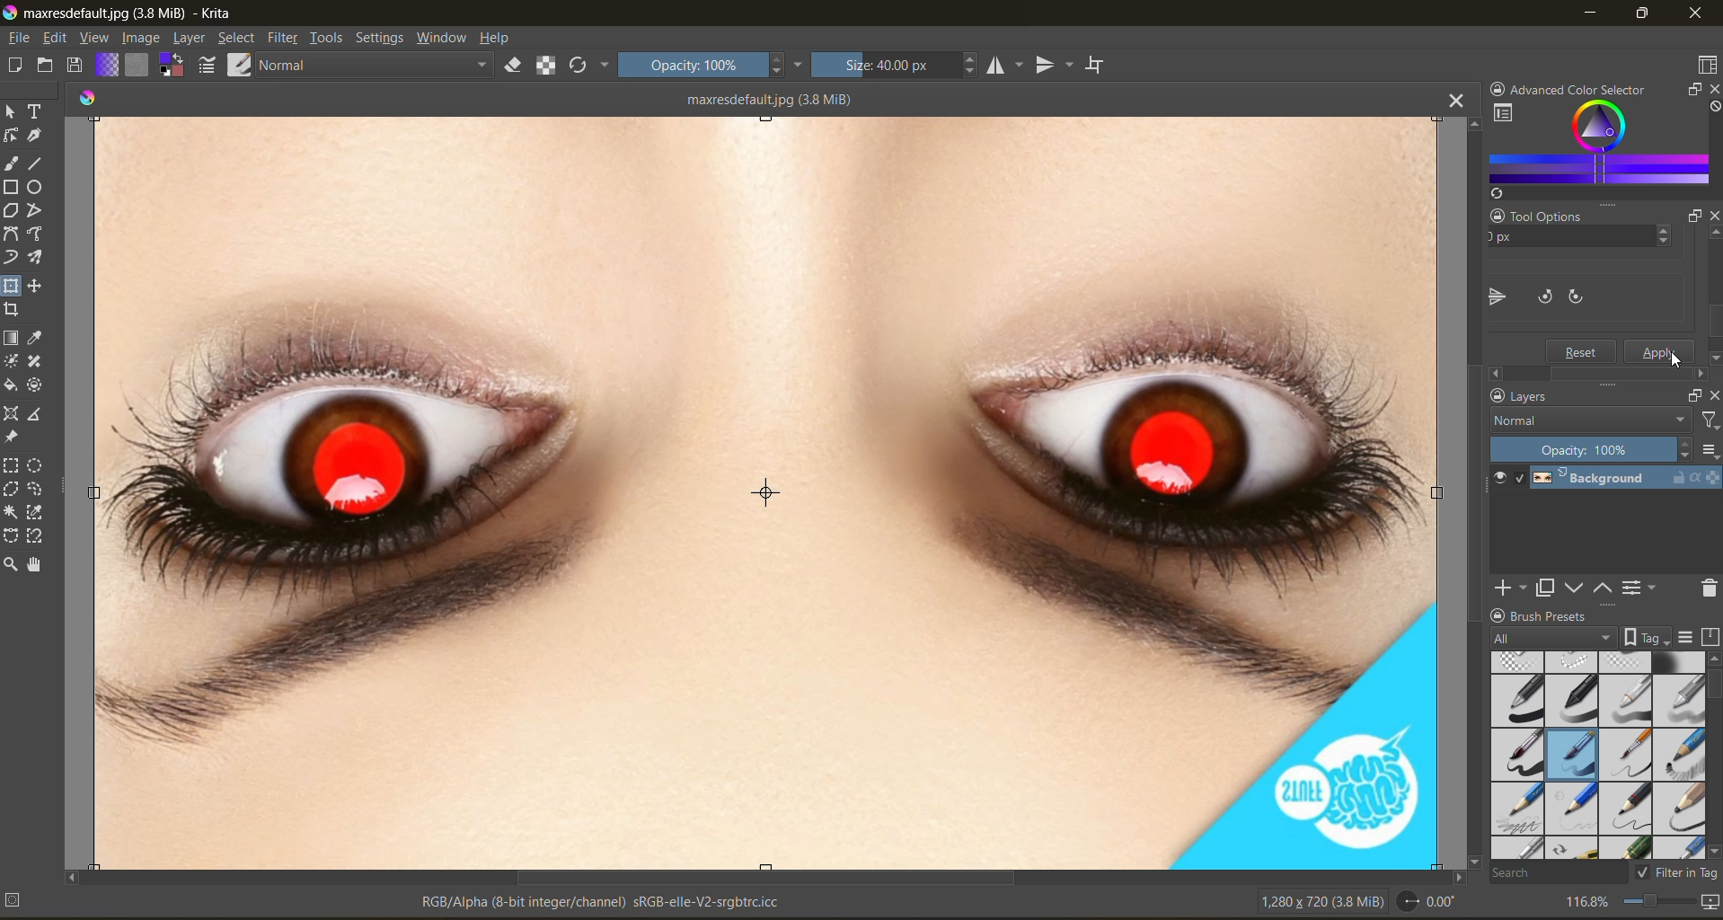  I want to click on colors, so click(90, 94).